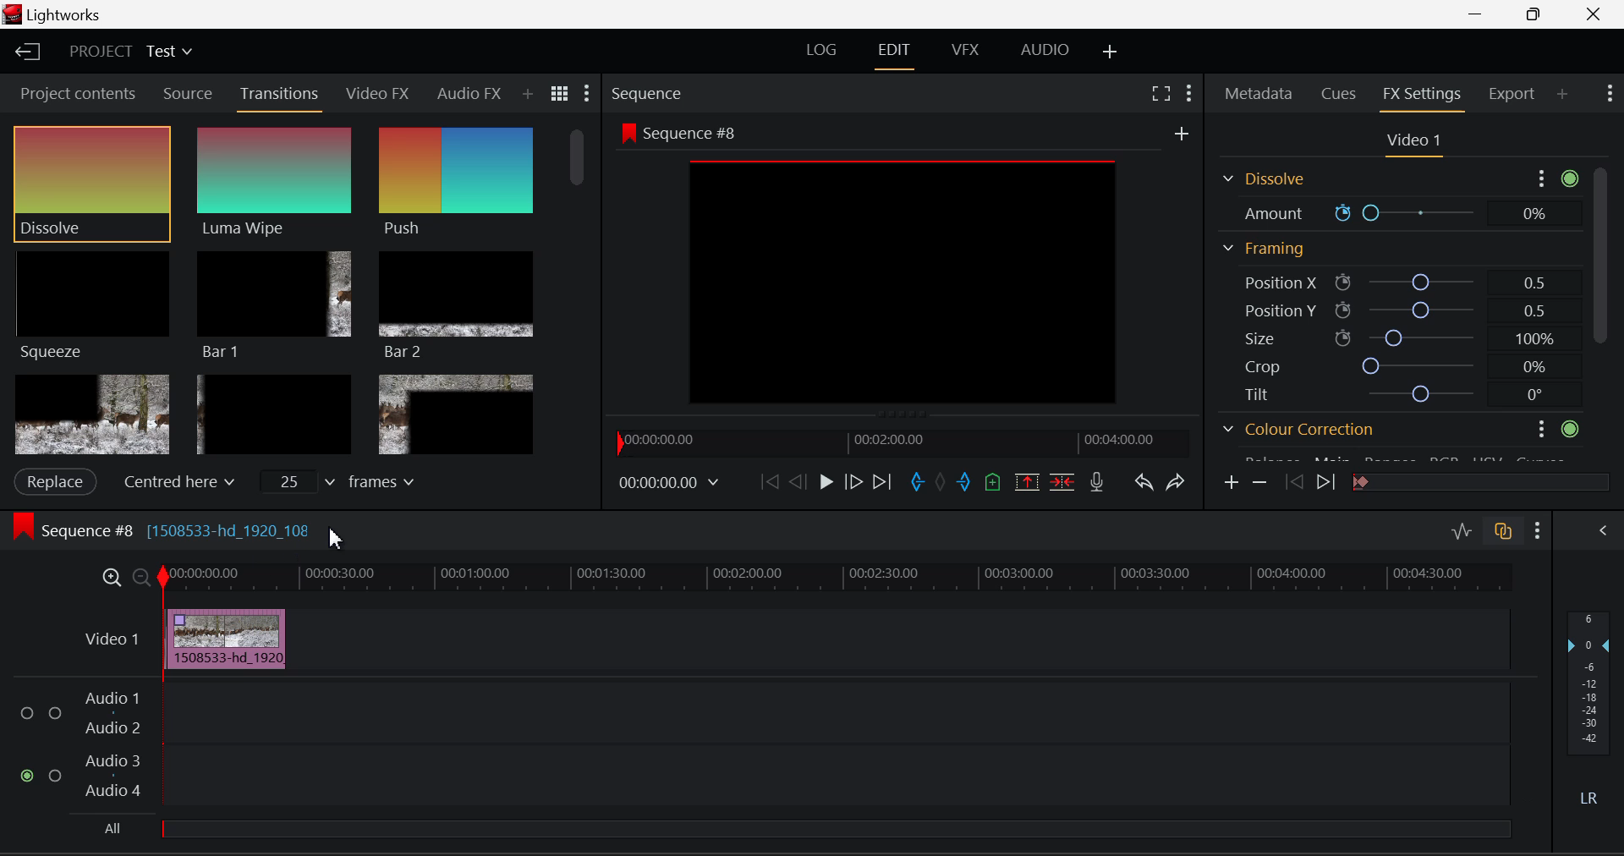  What do you see at coordinates (768, 485) in the screenshot?
I see `To Start` at bounding box center [768, 485].